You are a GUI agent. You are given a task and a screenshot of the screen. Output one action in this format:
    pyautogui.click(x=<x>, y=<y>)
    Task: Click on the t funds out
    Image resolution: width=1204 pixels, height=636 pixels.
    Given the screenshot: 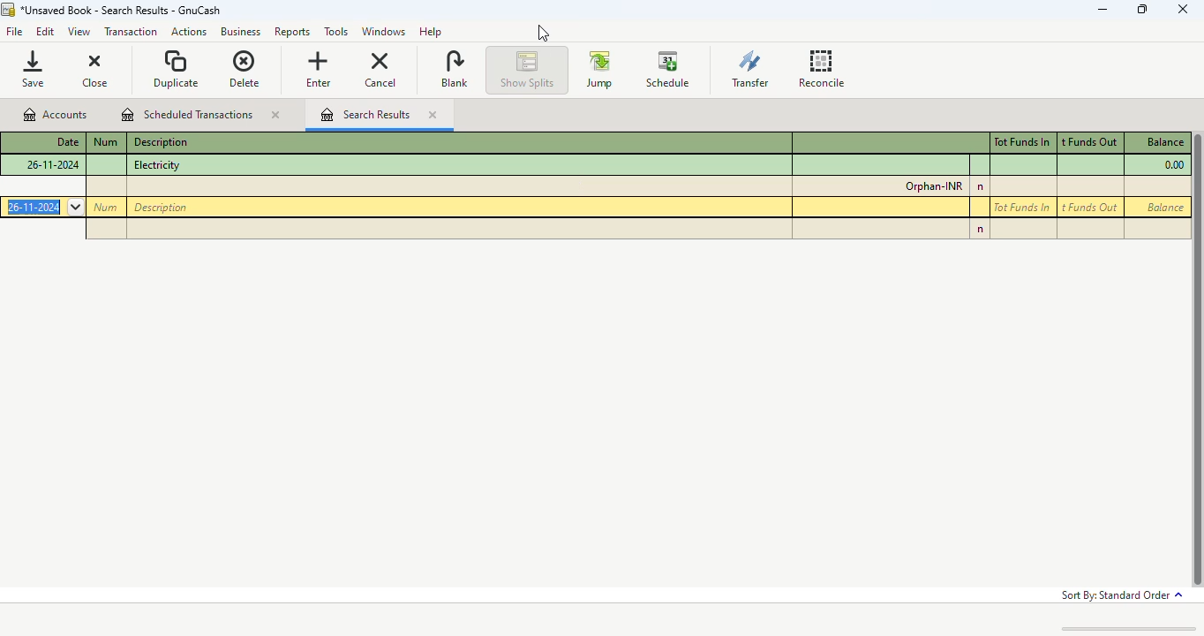 What is the action you would take?
    pyautogui.click(x=1089, y=142)
    